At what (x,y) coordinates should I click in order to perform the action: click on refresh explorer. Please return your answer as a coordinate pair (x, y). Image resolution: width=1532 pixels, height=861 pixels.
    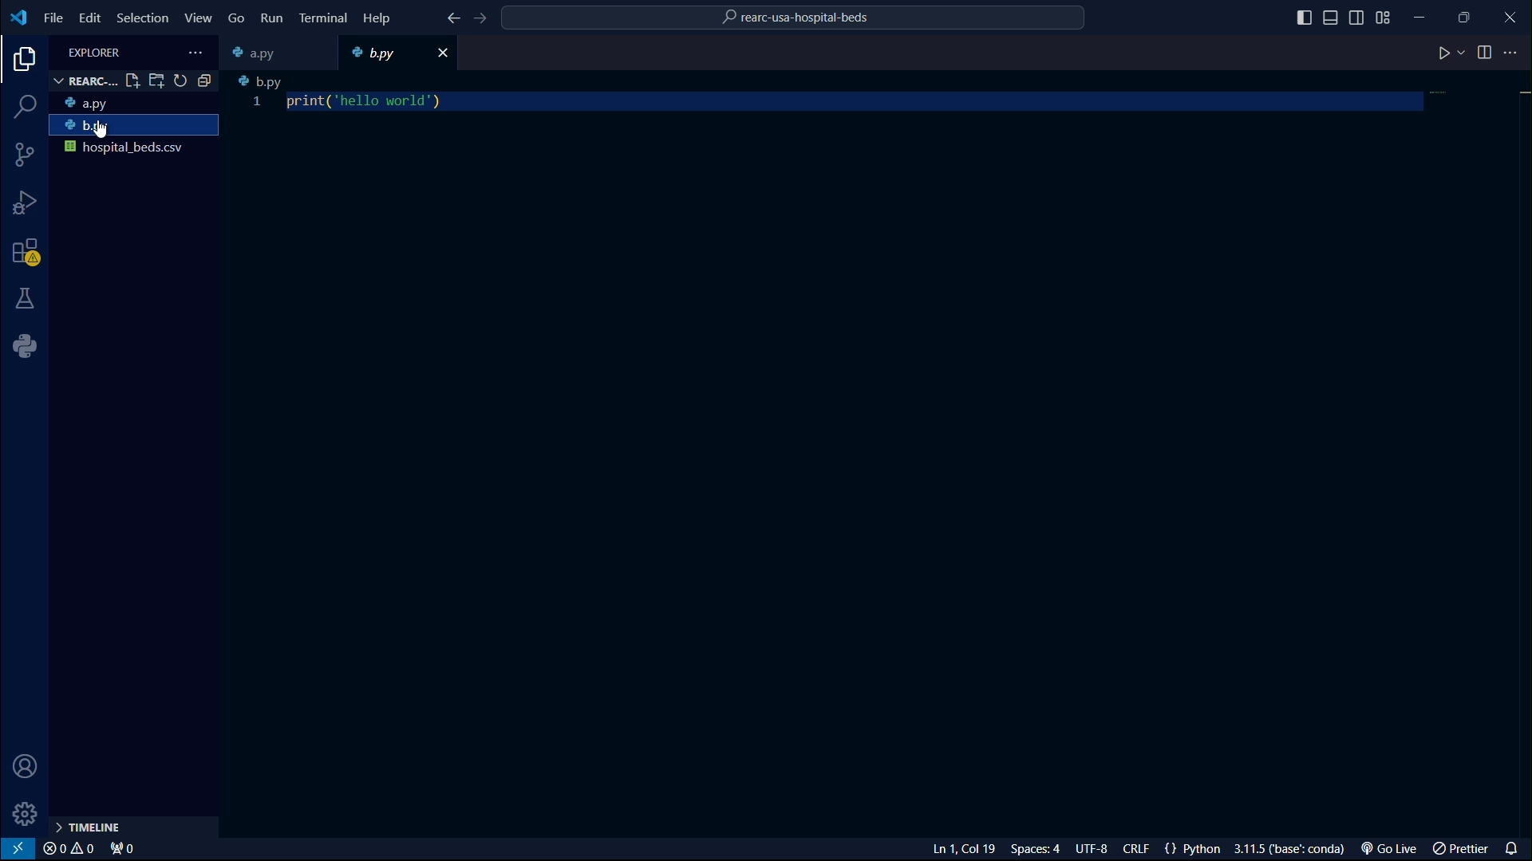
    Looking at the image, I should click on (181, 81).